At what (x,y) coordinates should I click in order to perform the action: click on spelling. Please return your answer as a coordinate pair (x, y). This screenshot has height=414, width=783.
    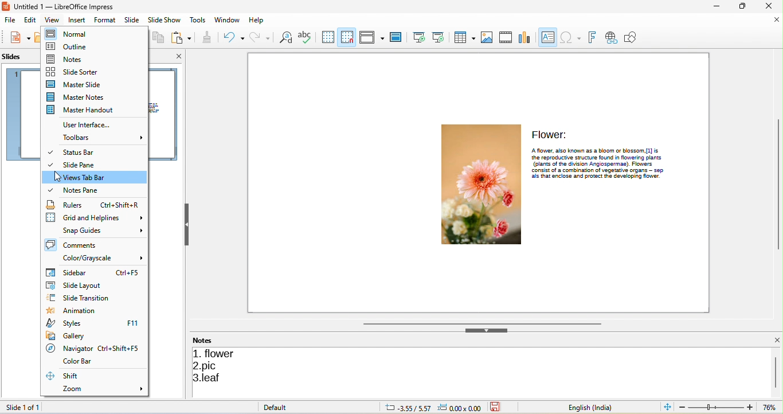
    Looking at the image, I should click on (304, 37).